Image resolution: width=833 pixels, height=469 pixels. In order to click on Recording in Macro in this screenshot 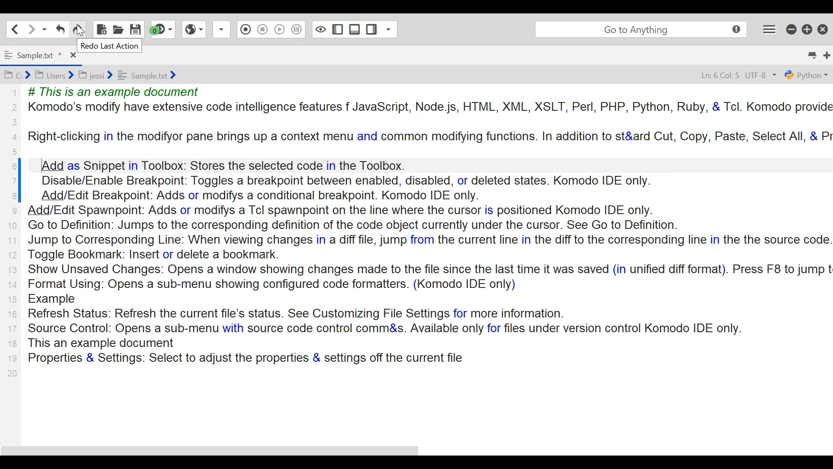, I will do `click(244, 29)`.